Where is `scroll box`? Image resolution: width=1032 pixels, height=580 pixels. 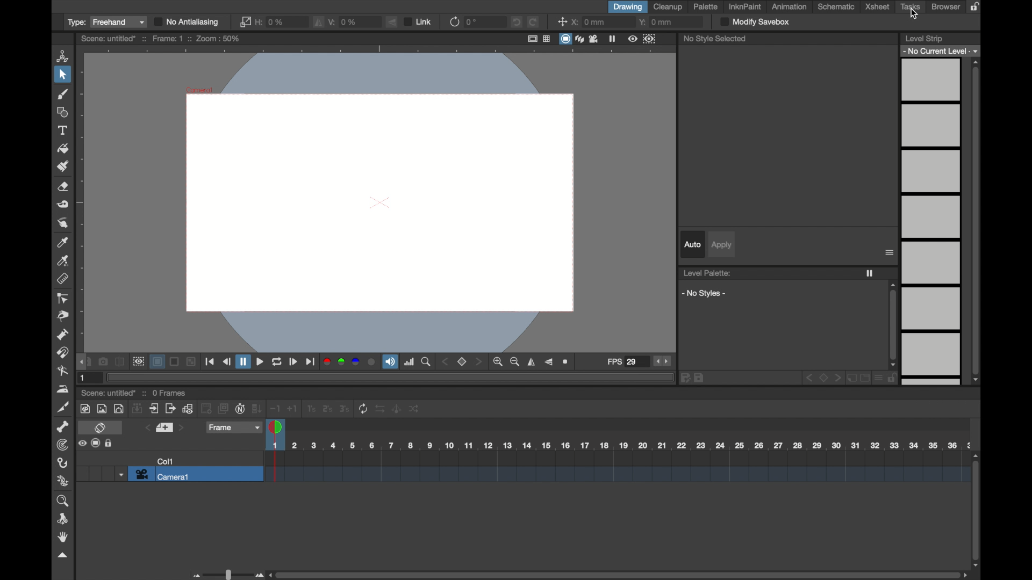
scroll box is located at coordinates (976, 221).